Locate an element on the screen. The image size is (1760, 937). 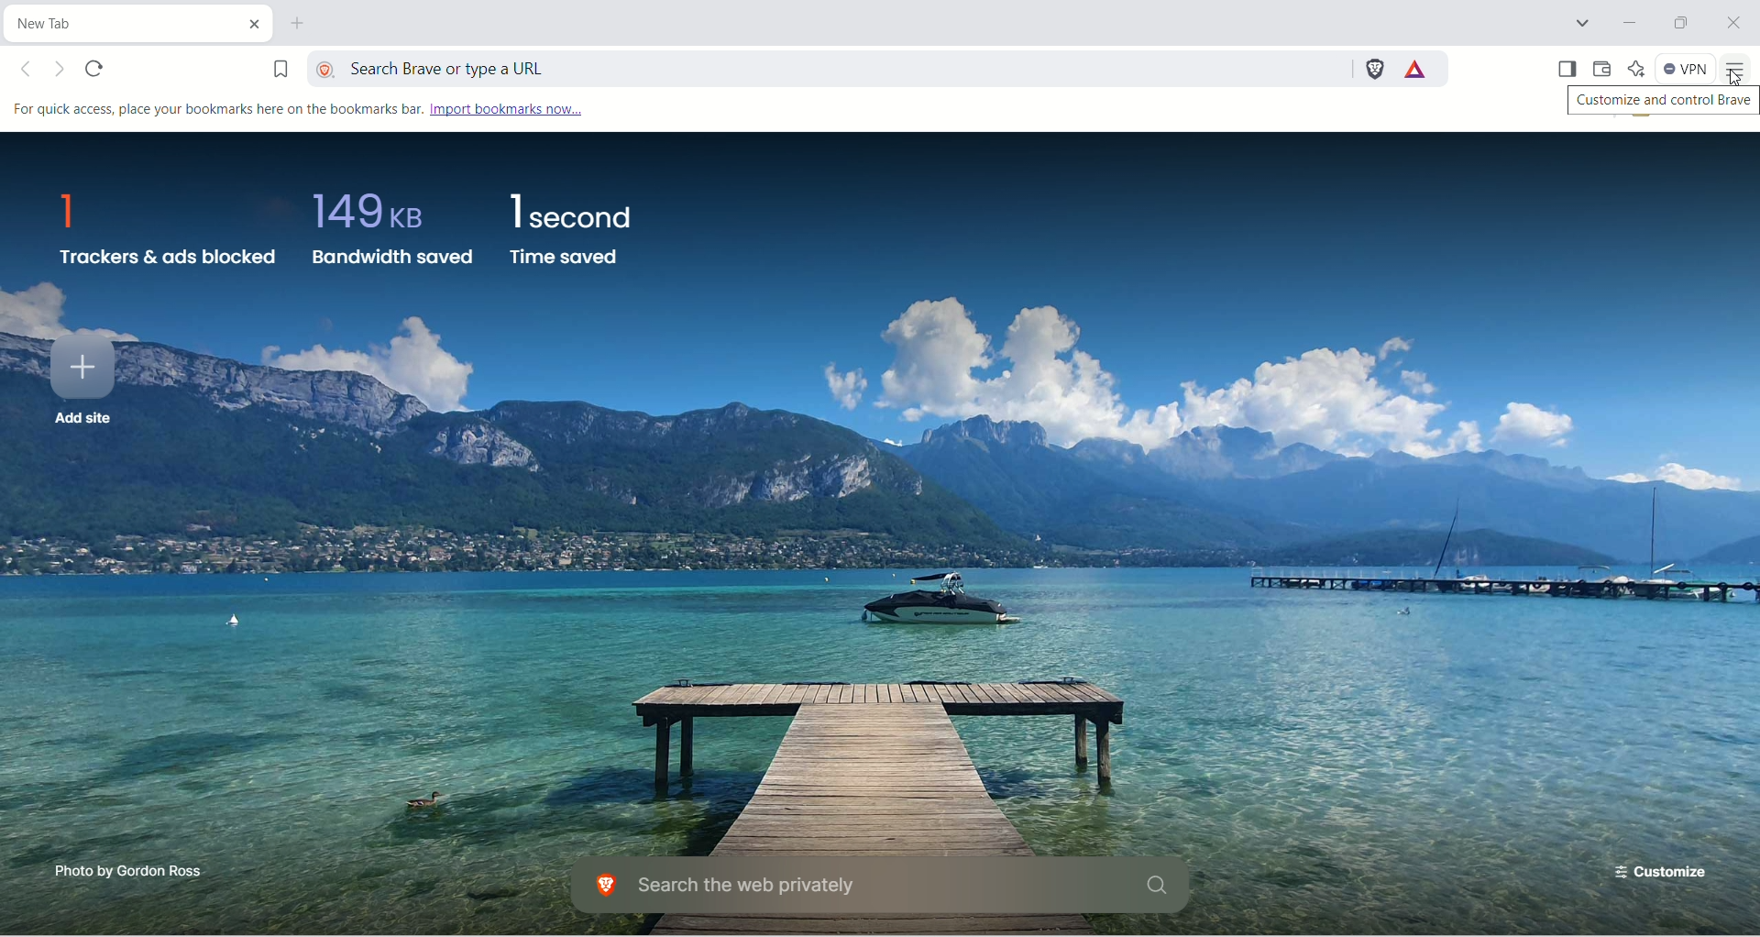
bookmark is located at coordinates (269, 65).